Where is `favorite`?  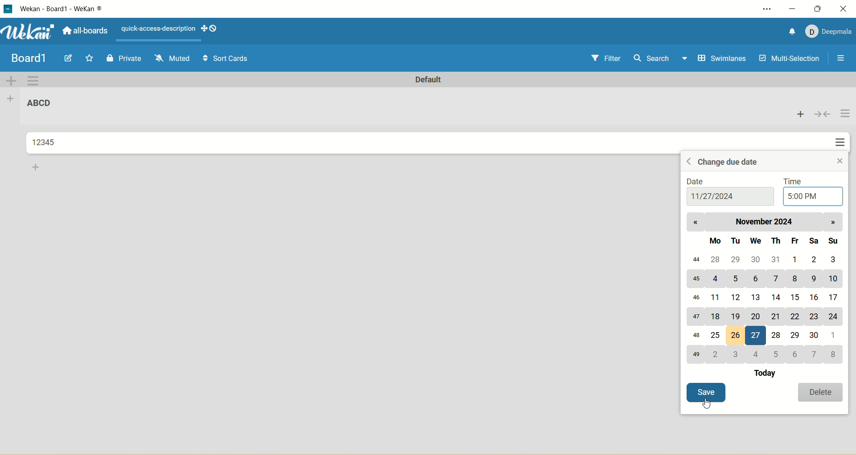 favorite is located at coordinates (90, 58).